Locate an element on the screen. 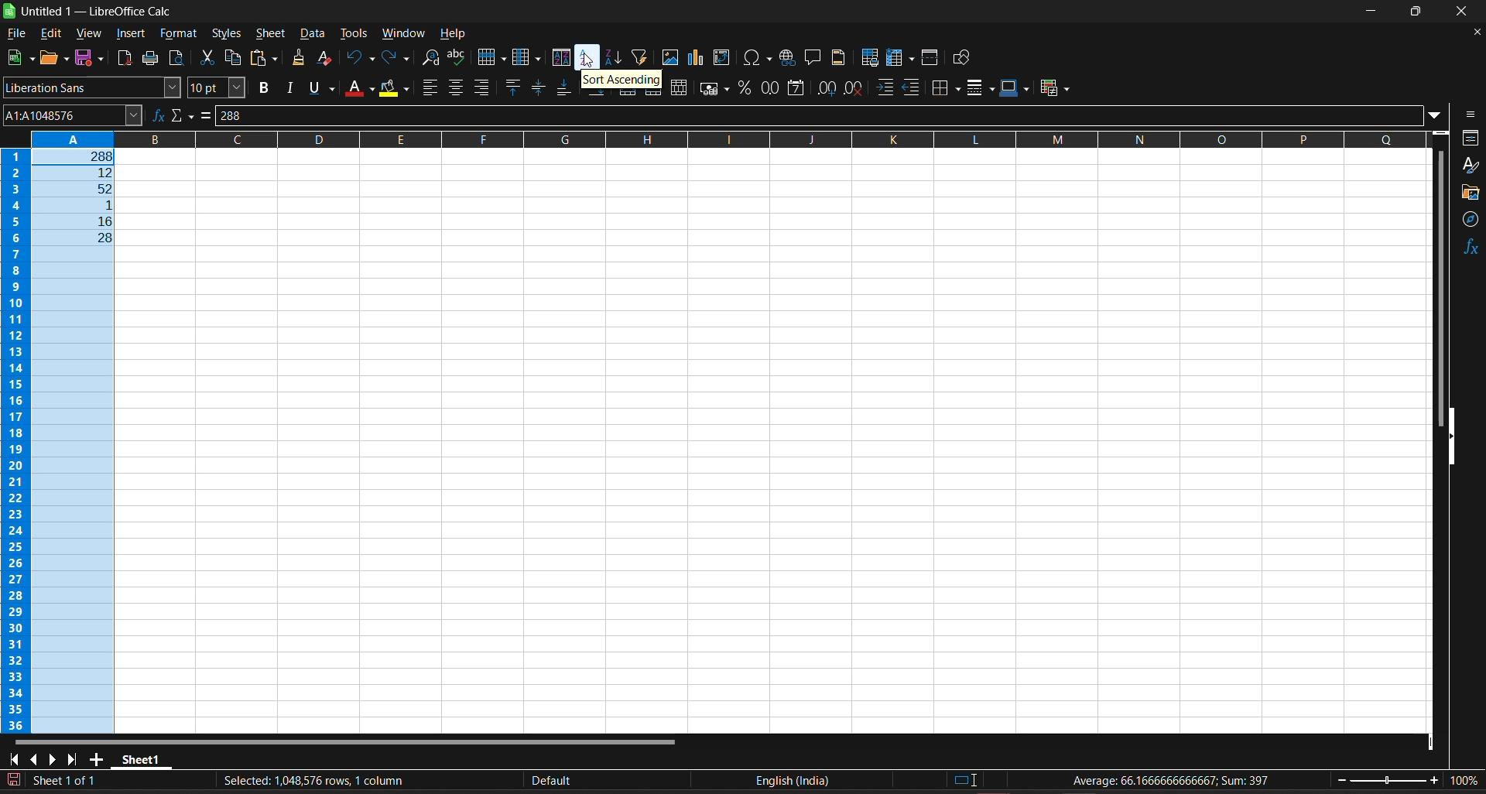 The width and height of the screenshot is (1486, 794). navigator is located at coordinates (1471, 220).